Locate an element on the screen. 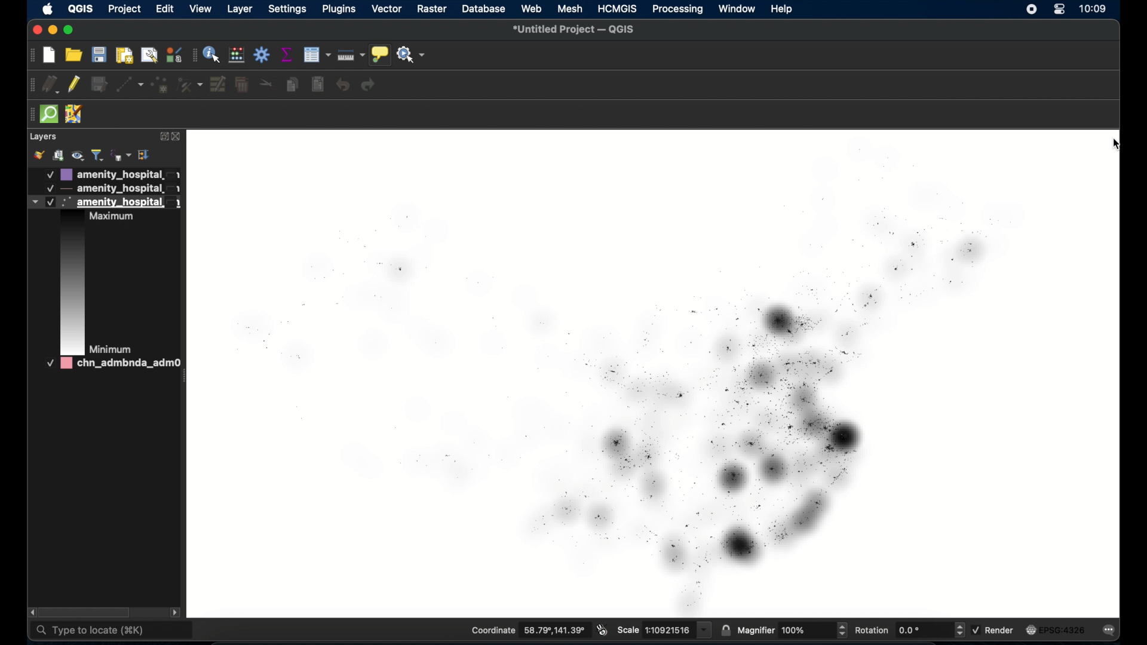 The width and height of the screenshot is (1147, 645). current crs is located at coordinates (1054, 630).